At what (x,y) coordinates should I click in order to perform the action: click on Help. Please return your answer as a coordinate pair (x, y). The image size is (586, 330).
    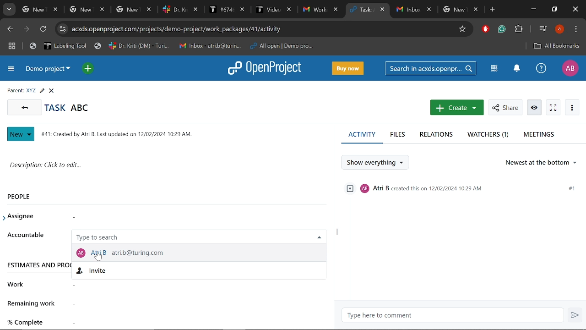
    Looking at the image, I should click on (541, 69).